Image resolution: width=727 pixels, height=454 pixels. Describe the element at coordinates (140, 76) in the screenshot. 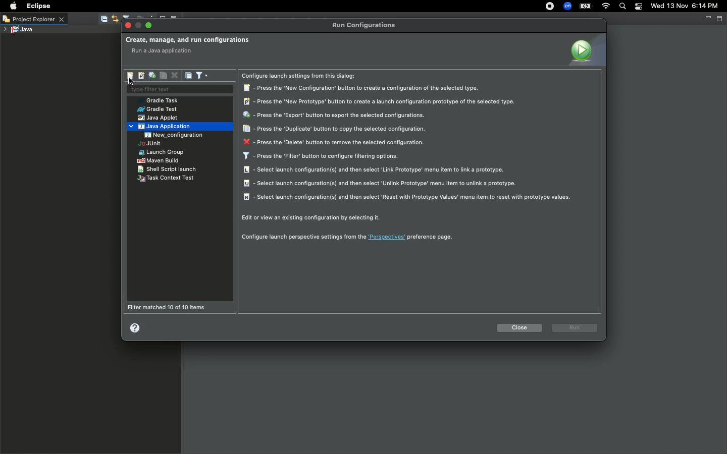

I see `New launch configuration prototype` at that location.